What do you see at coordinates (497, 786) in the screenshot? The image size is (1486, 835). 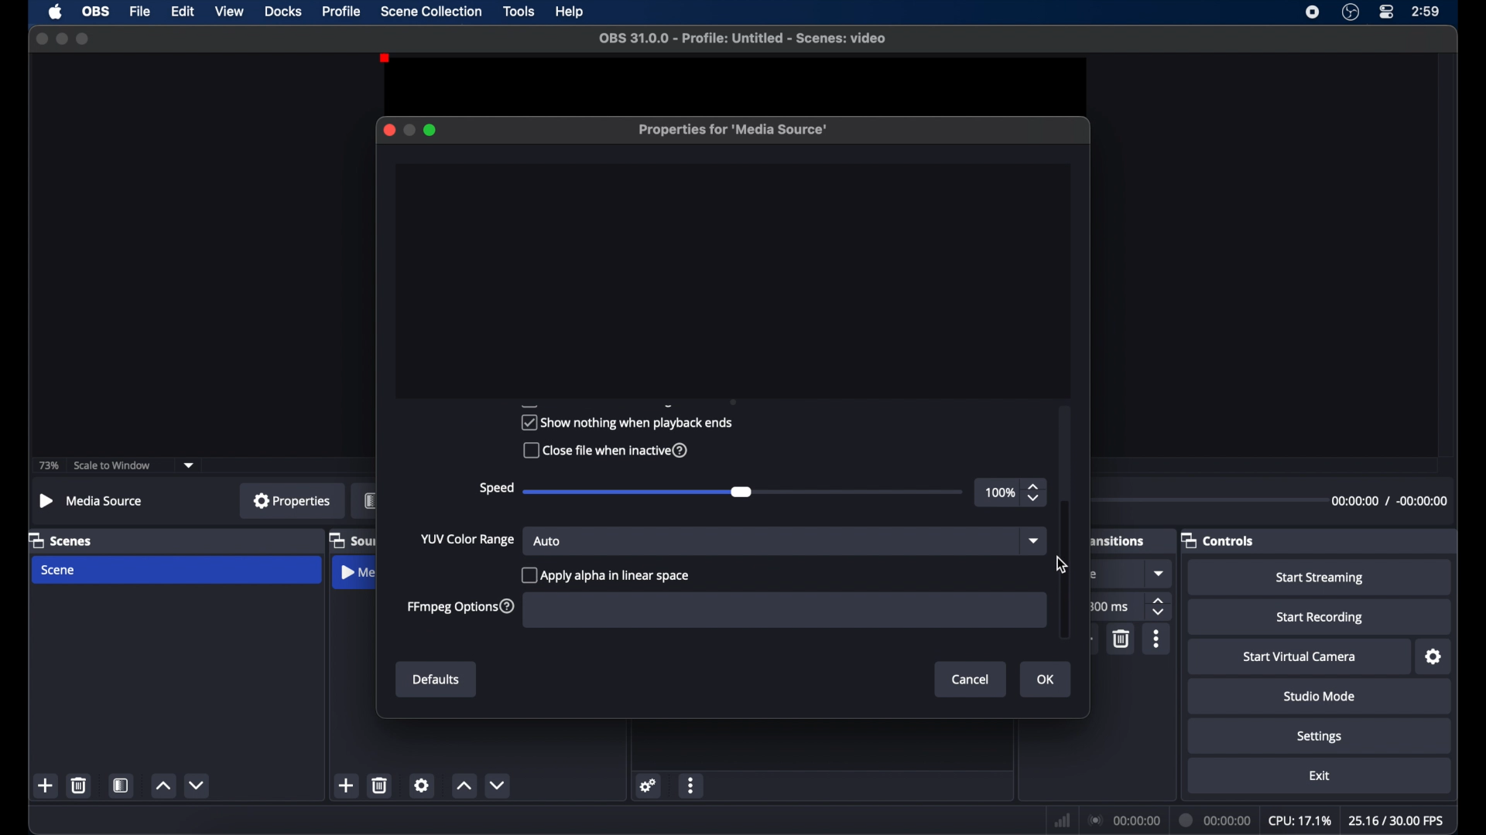 I see `decrement` at bounding box center [497, 786].